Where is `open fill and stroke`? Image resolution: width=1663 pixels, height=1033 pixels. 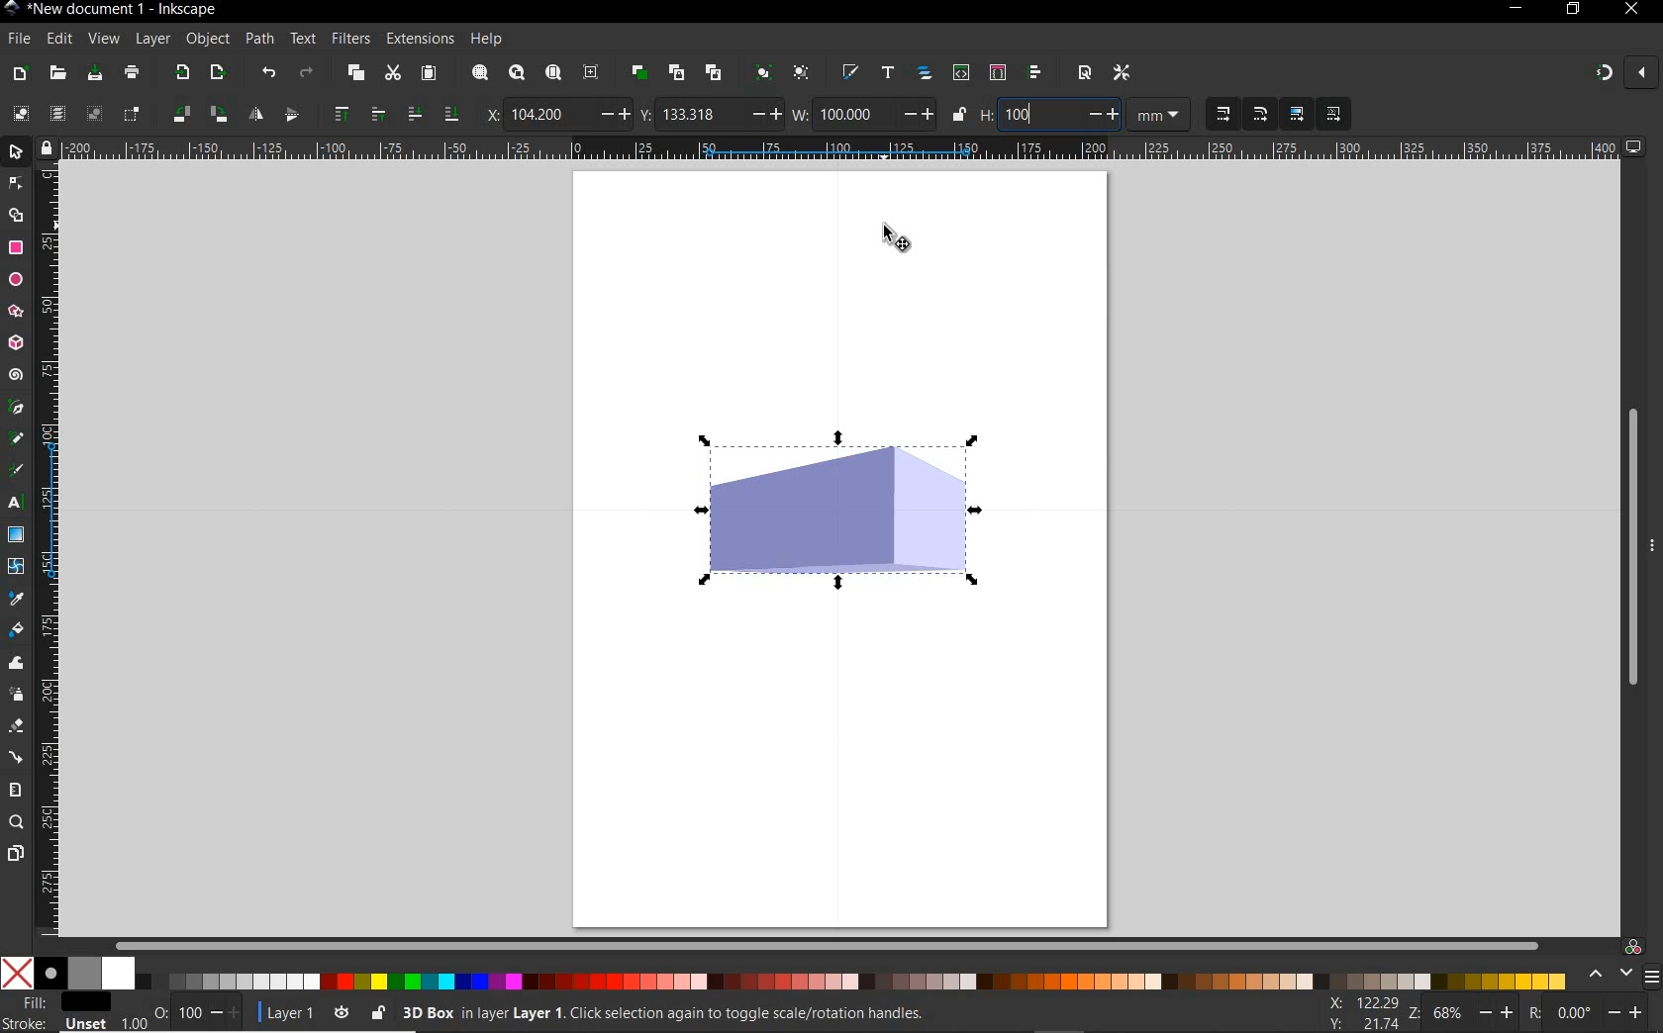
open fill and stroke is located at coordinates (848, 72).